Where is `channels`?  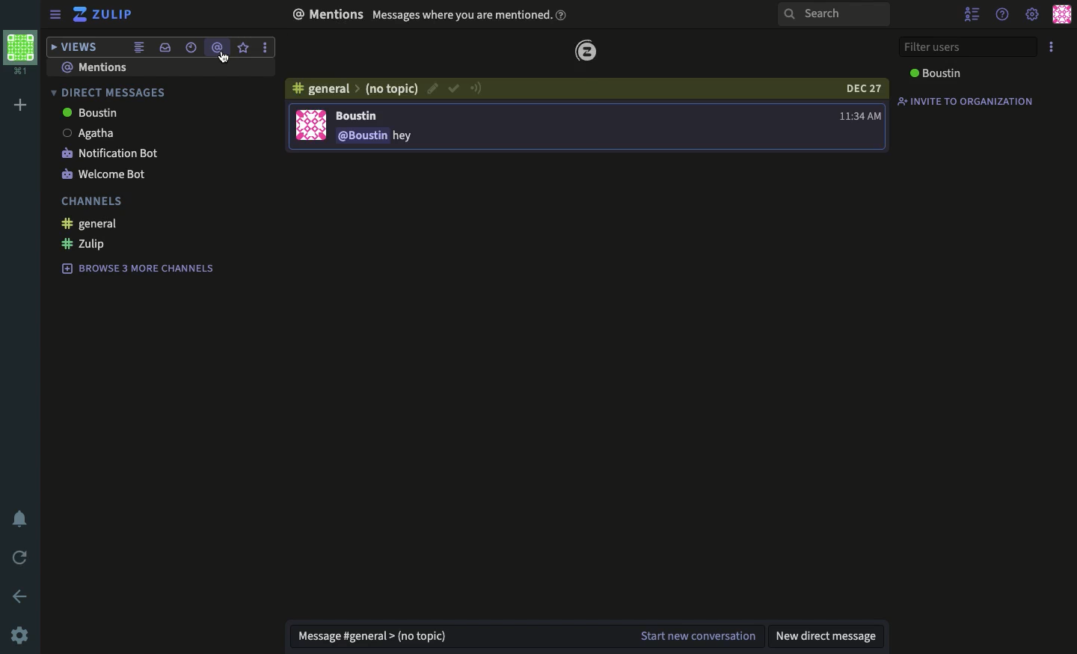 channels is located at coordinates (93, 200).